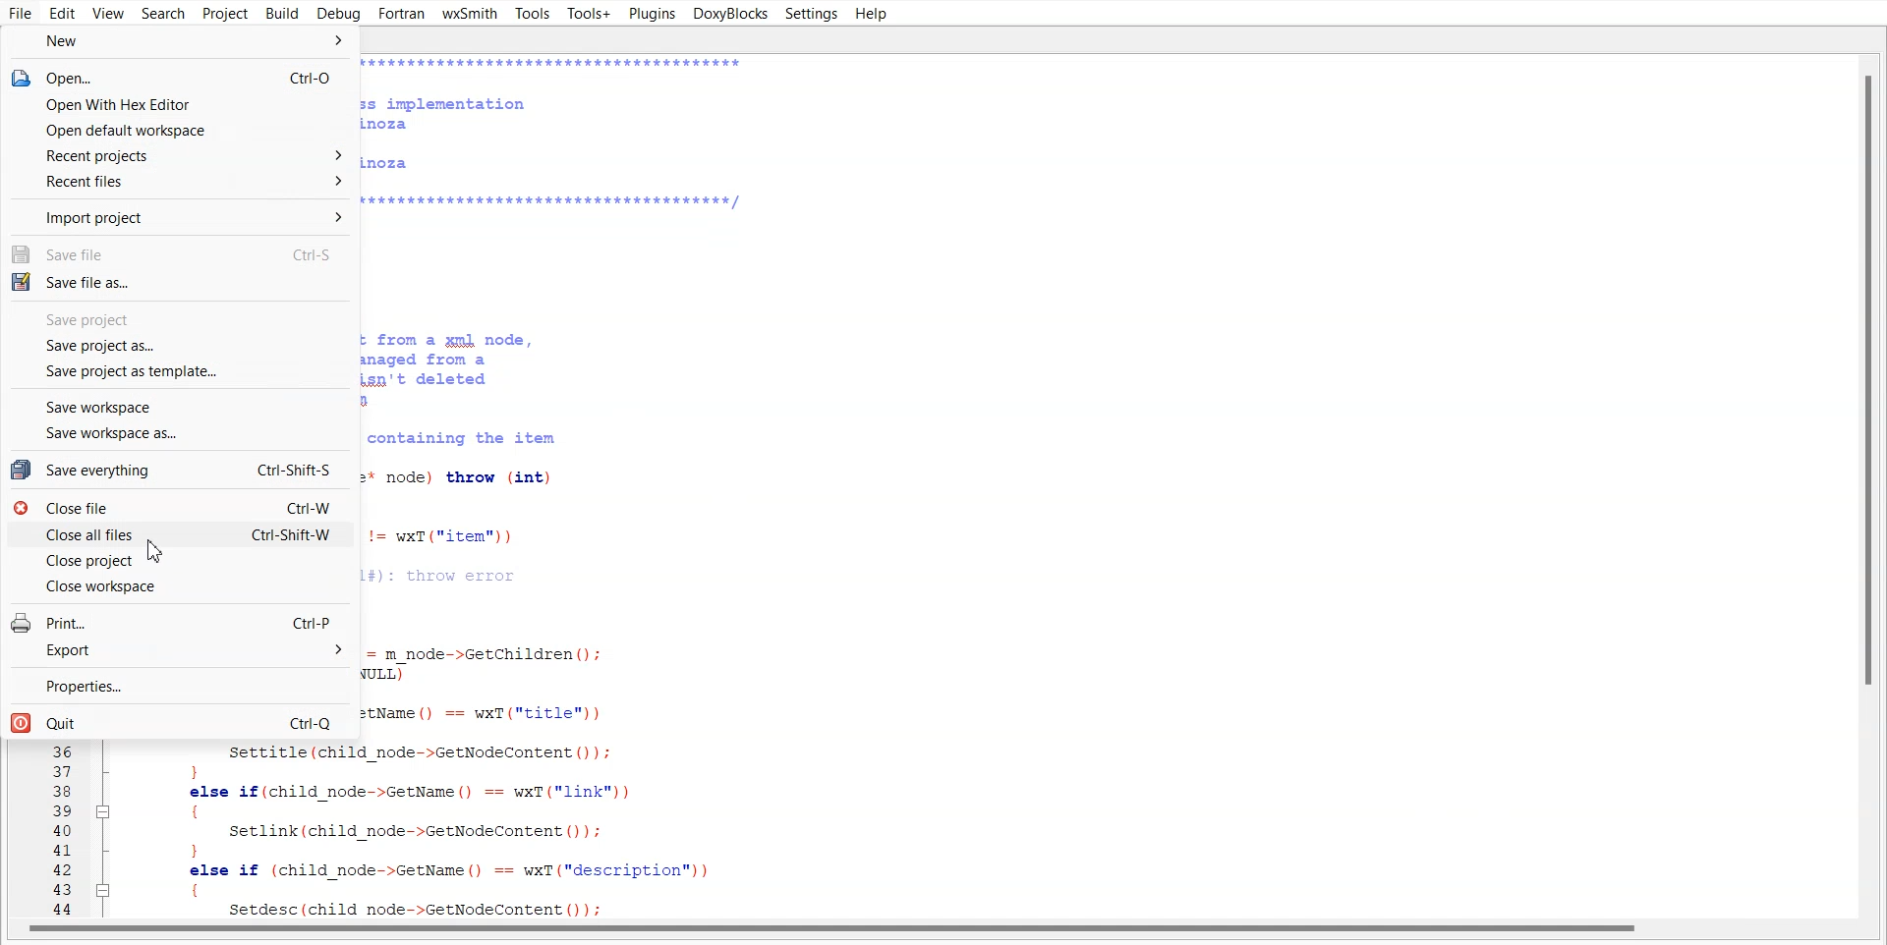 The image size is (1887, 945). I want to click on Search, so click(163, 14).